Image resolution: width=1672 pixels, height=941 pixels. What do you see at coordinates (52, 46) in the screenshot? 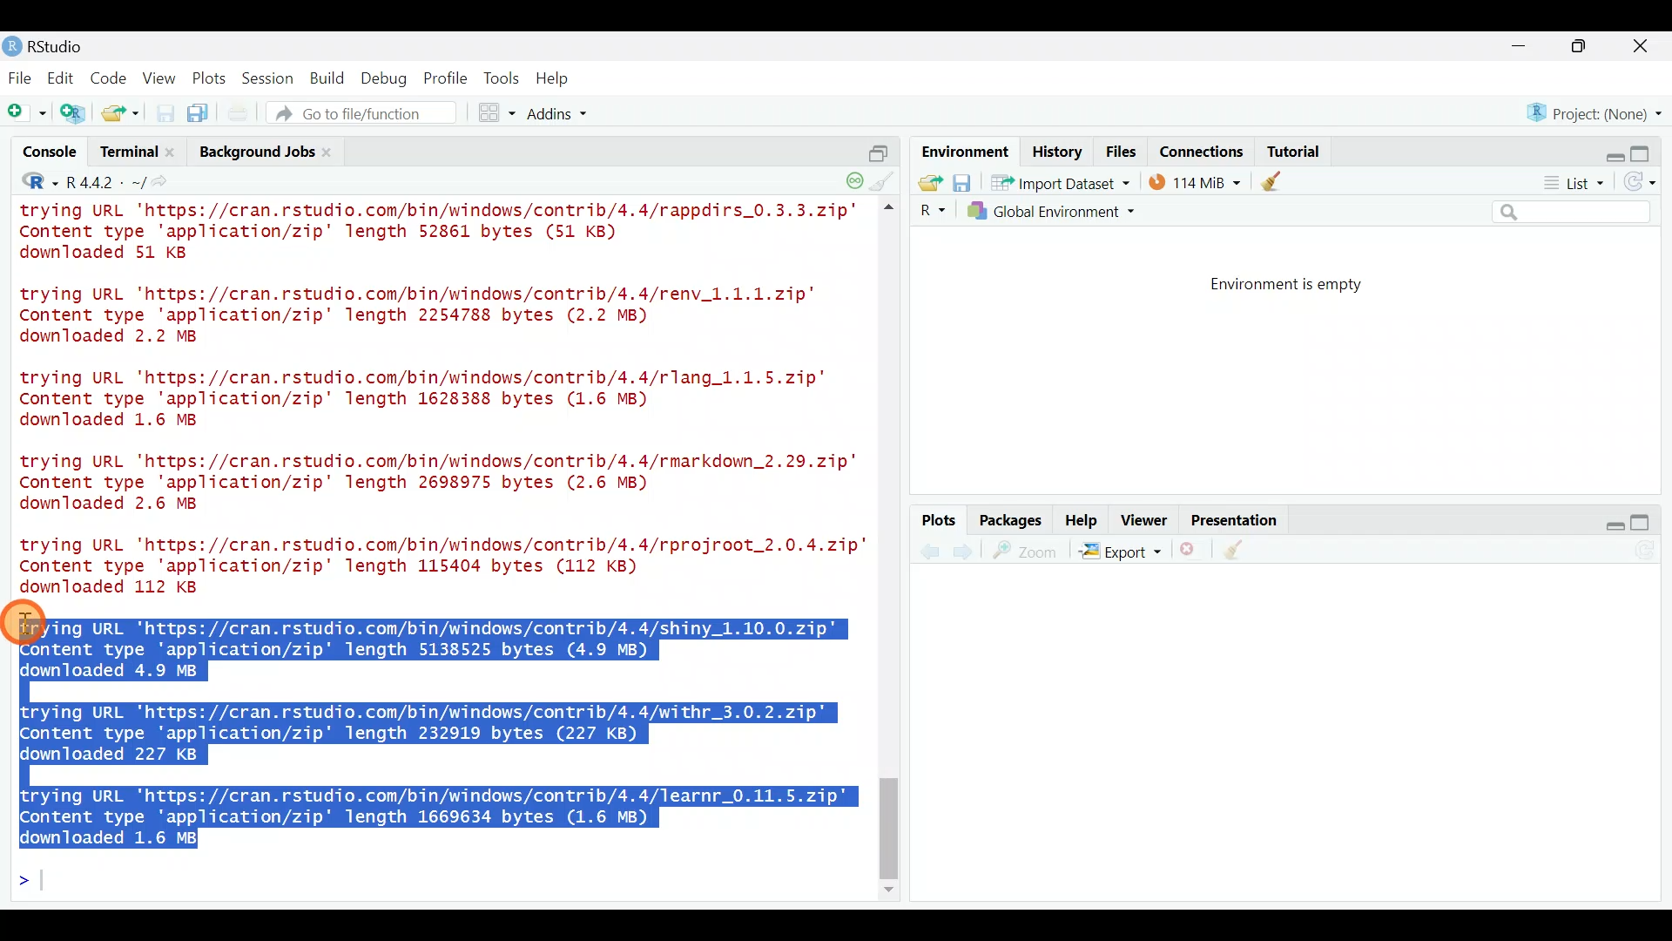
I see `RStudio` at bounding box center [52, 46].